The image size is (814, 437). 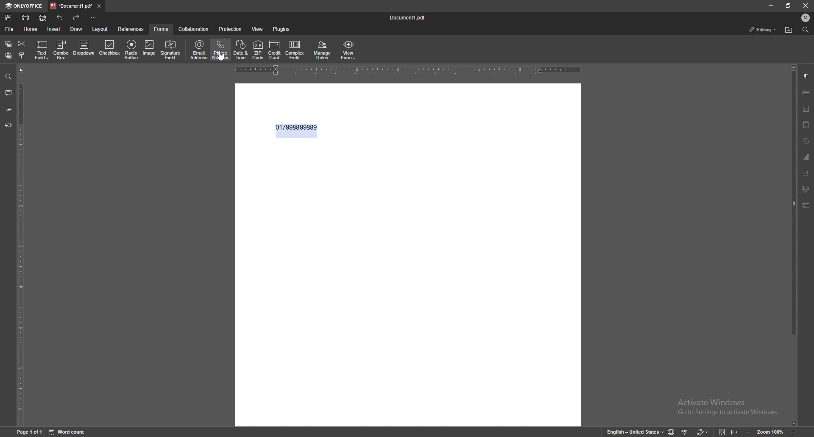 What do you see at coordinates (26, 17) in the screenshot?
I see `print` at bounding box center [26, 17].